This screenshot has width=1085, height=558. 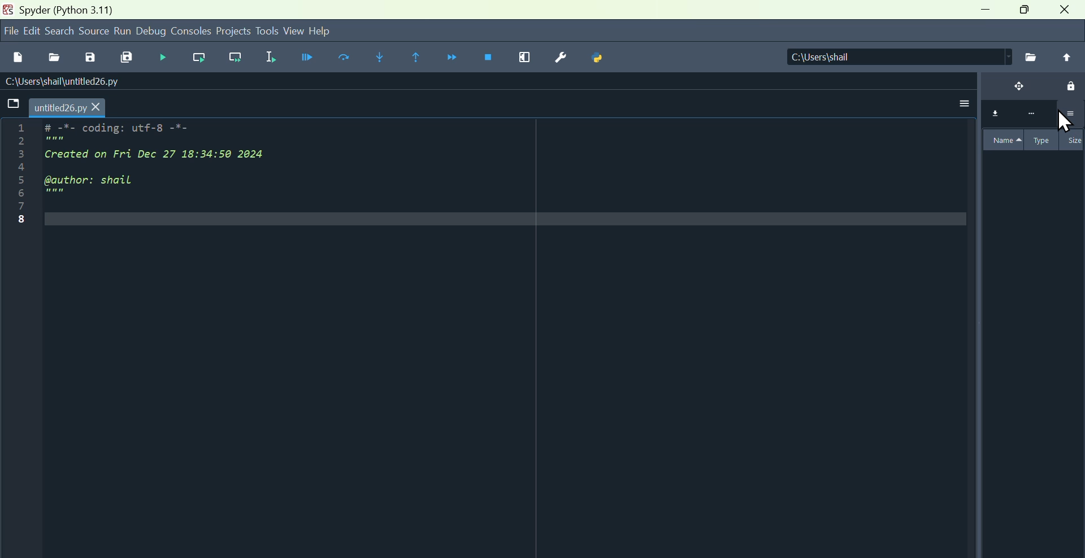 I want to click on file, so click(x=11, y=30).